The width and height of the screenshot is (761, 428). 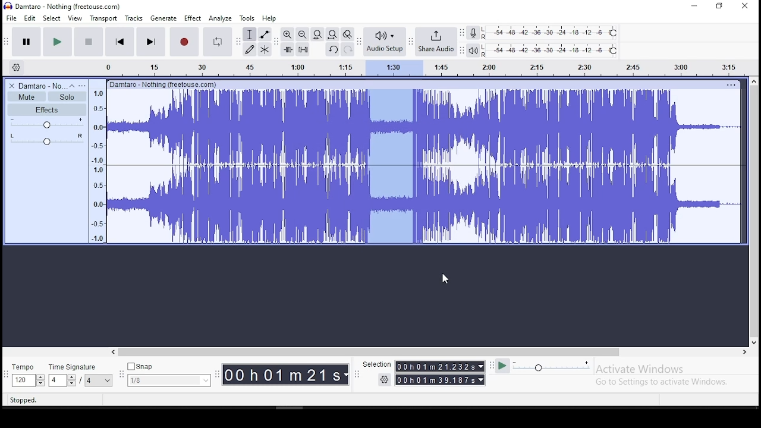 I want to click on volume, so click(x=48, y=123).